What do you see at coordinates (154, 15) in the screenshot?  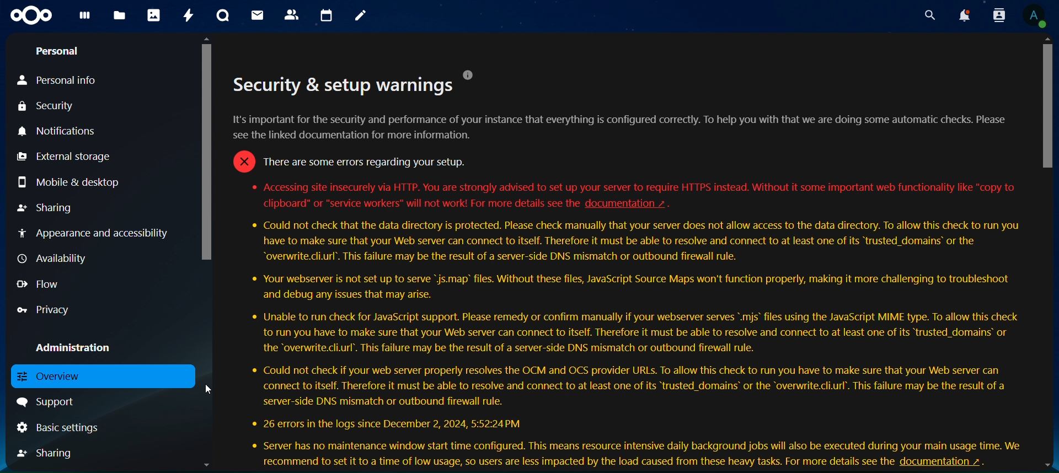 I see `photos` at bounding box center [154, 15].